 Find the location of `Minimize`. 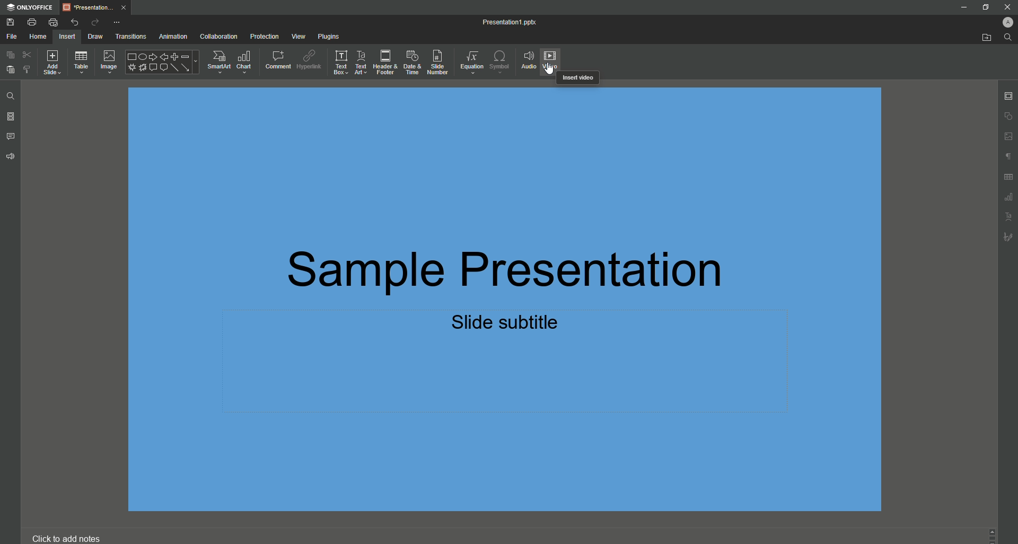

Minimize is located at coordinates (962, 8).